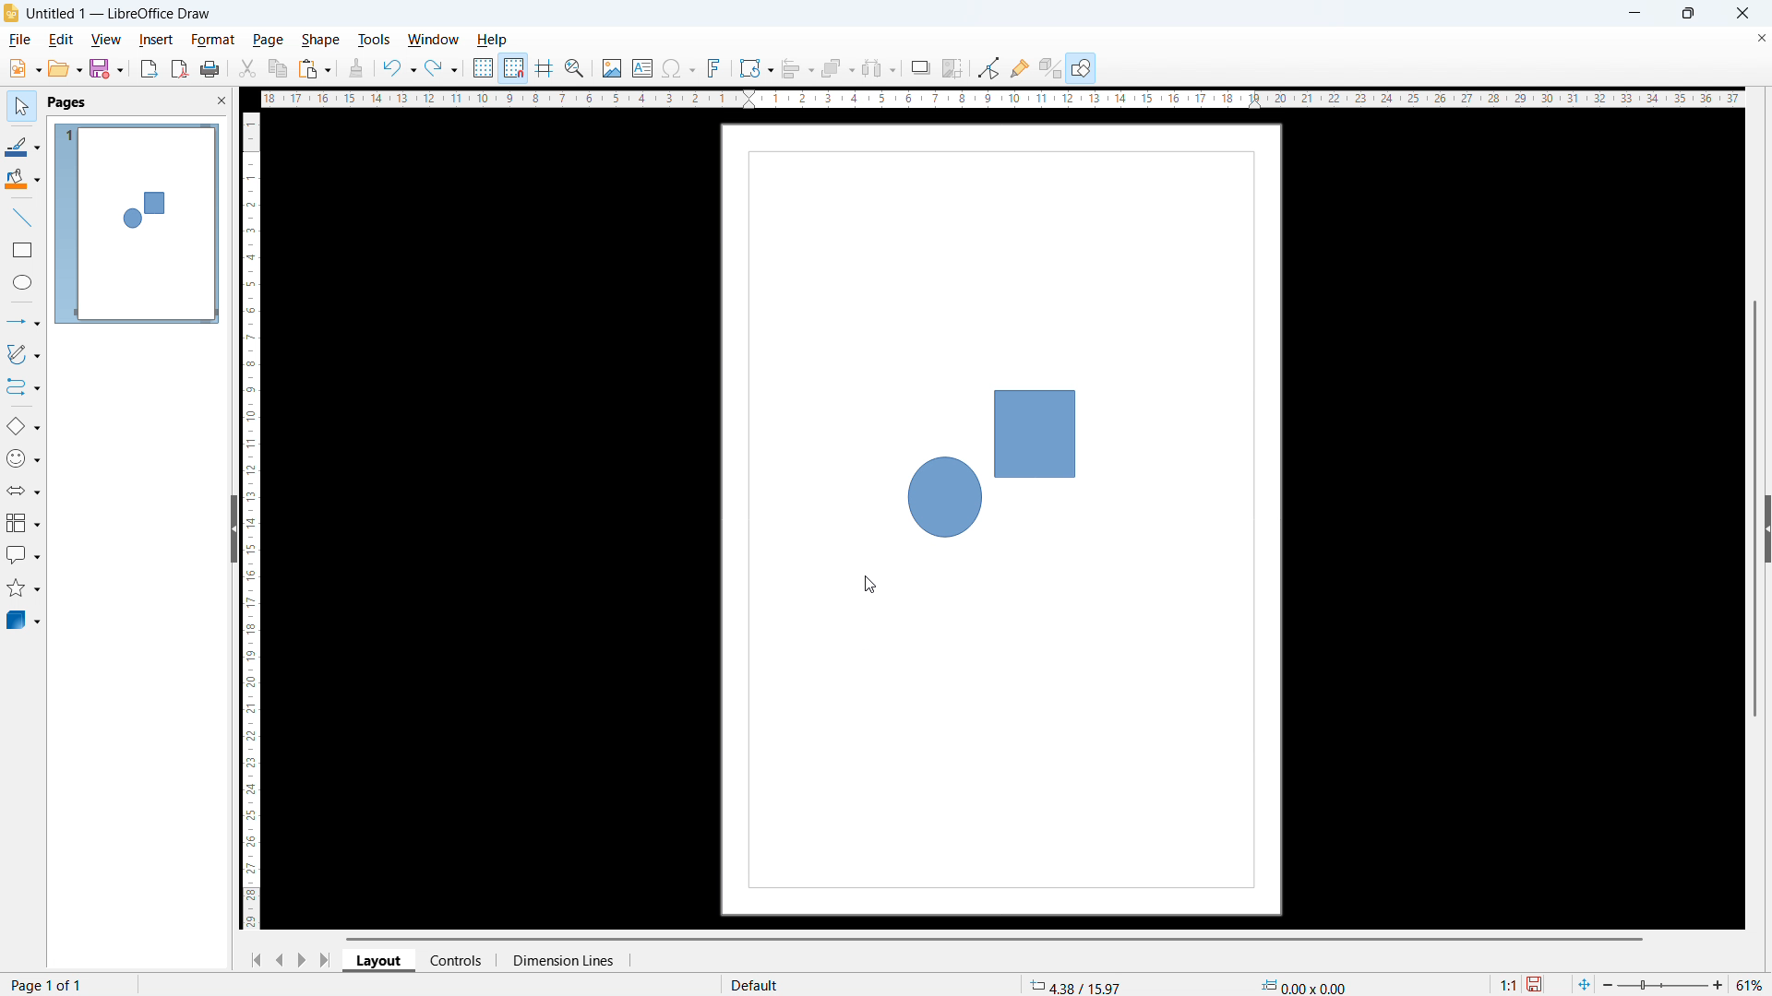 The image size is (1772, 996). I want to click on zoom level, so click(1751, 984).